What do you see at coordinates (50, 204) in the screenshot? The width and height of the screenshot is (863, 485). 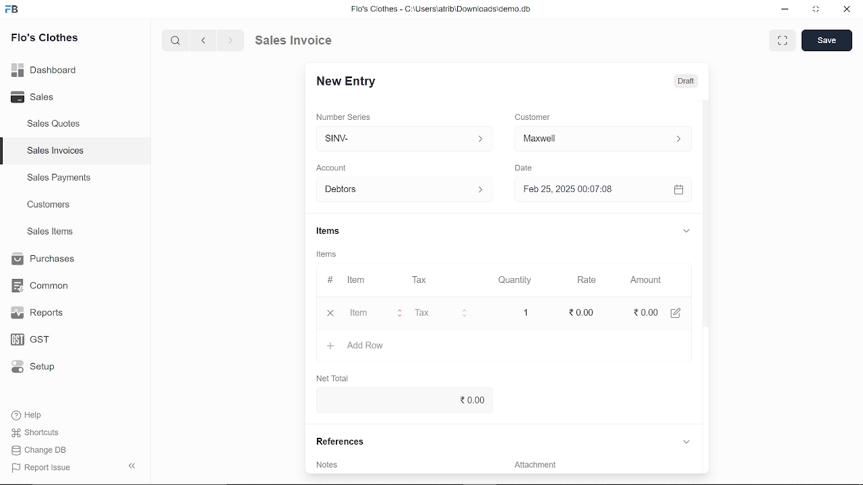 I see `Customers` at bounding box center [50, 204].